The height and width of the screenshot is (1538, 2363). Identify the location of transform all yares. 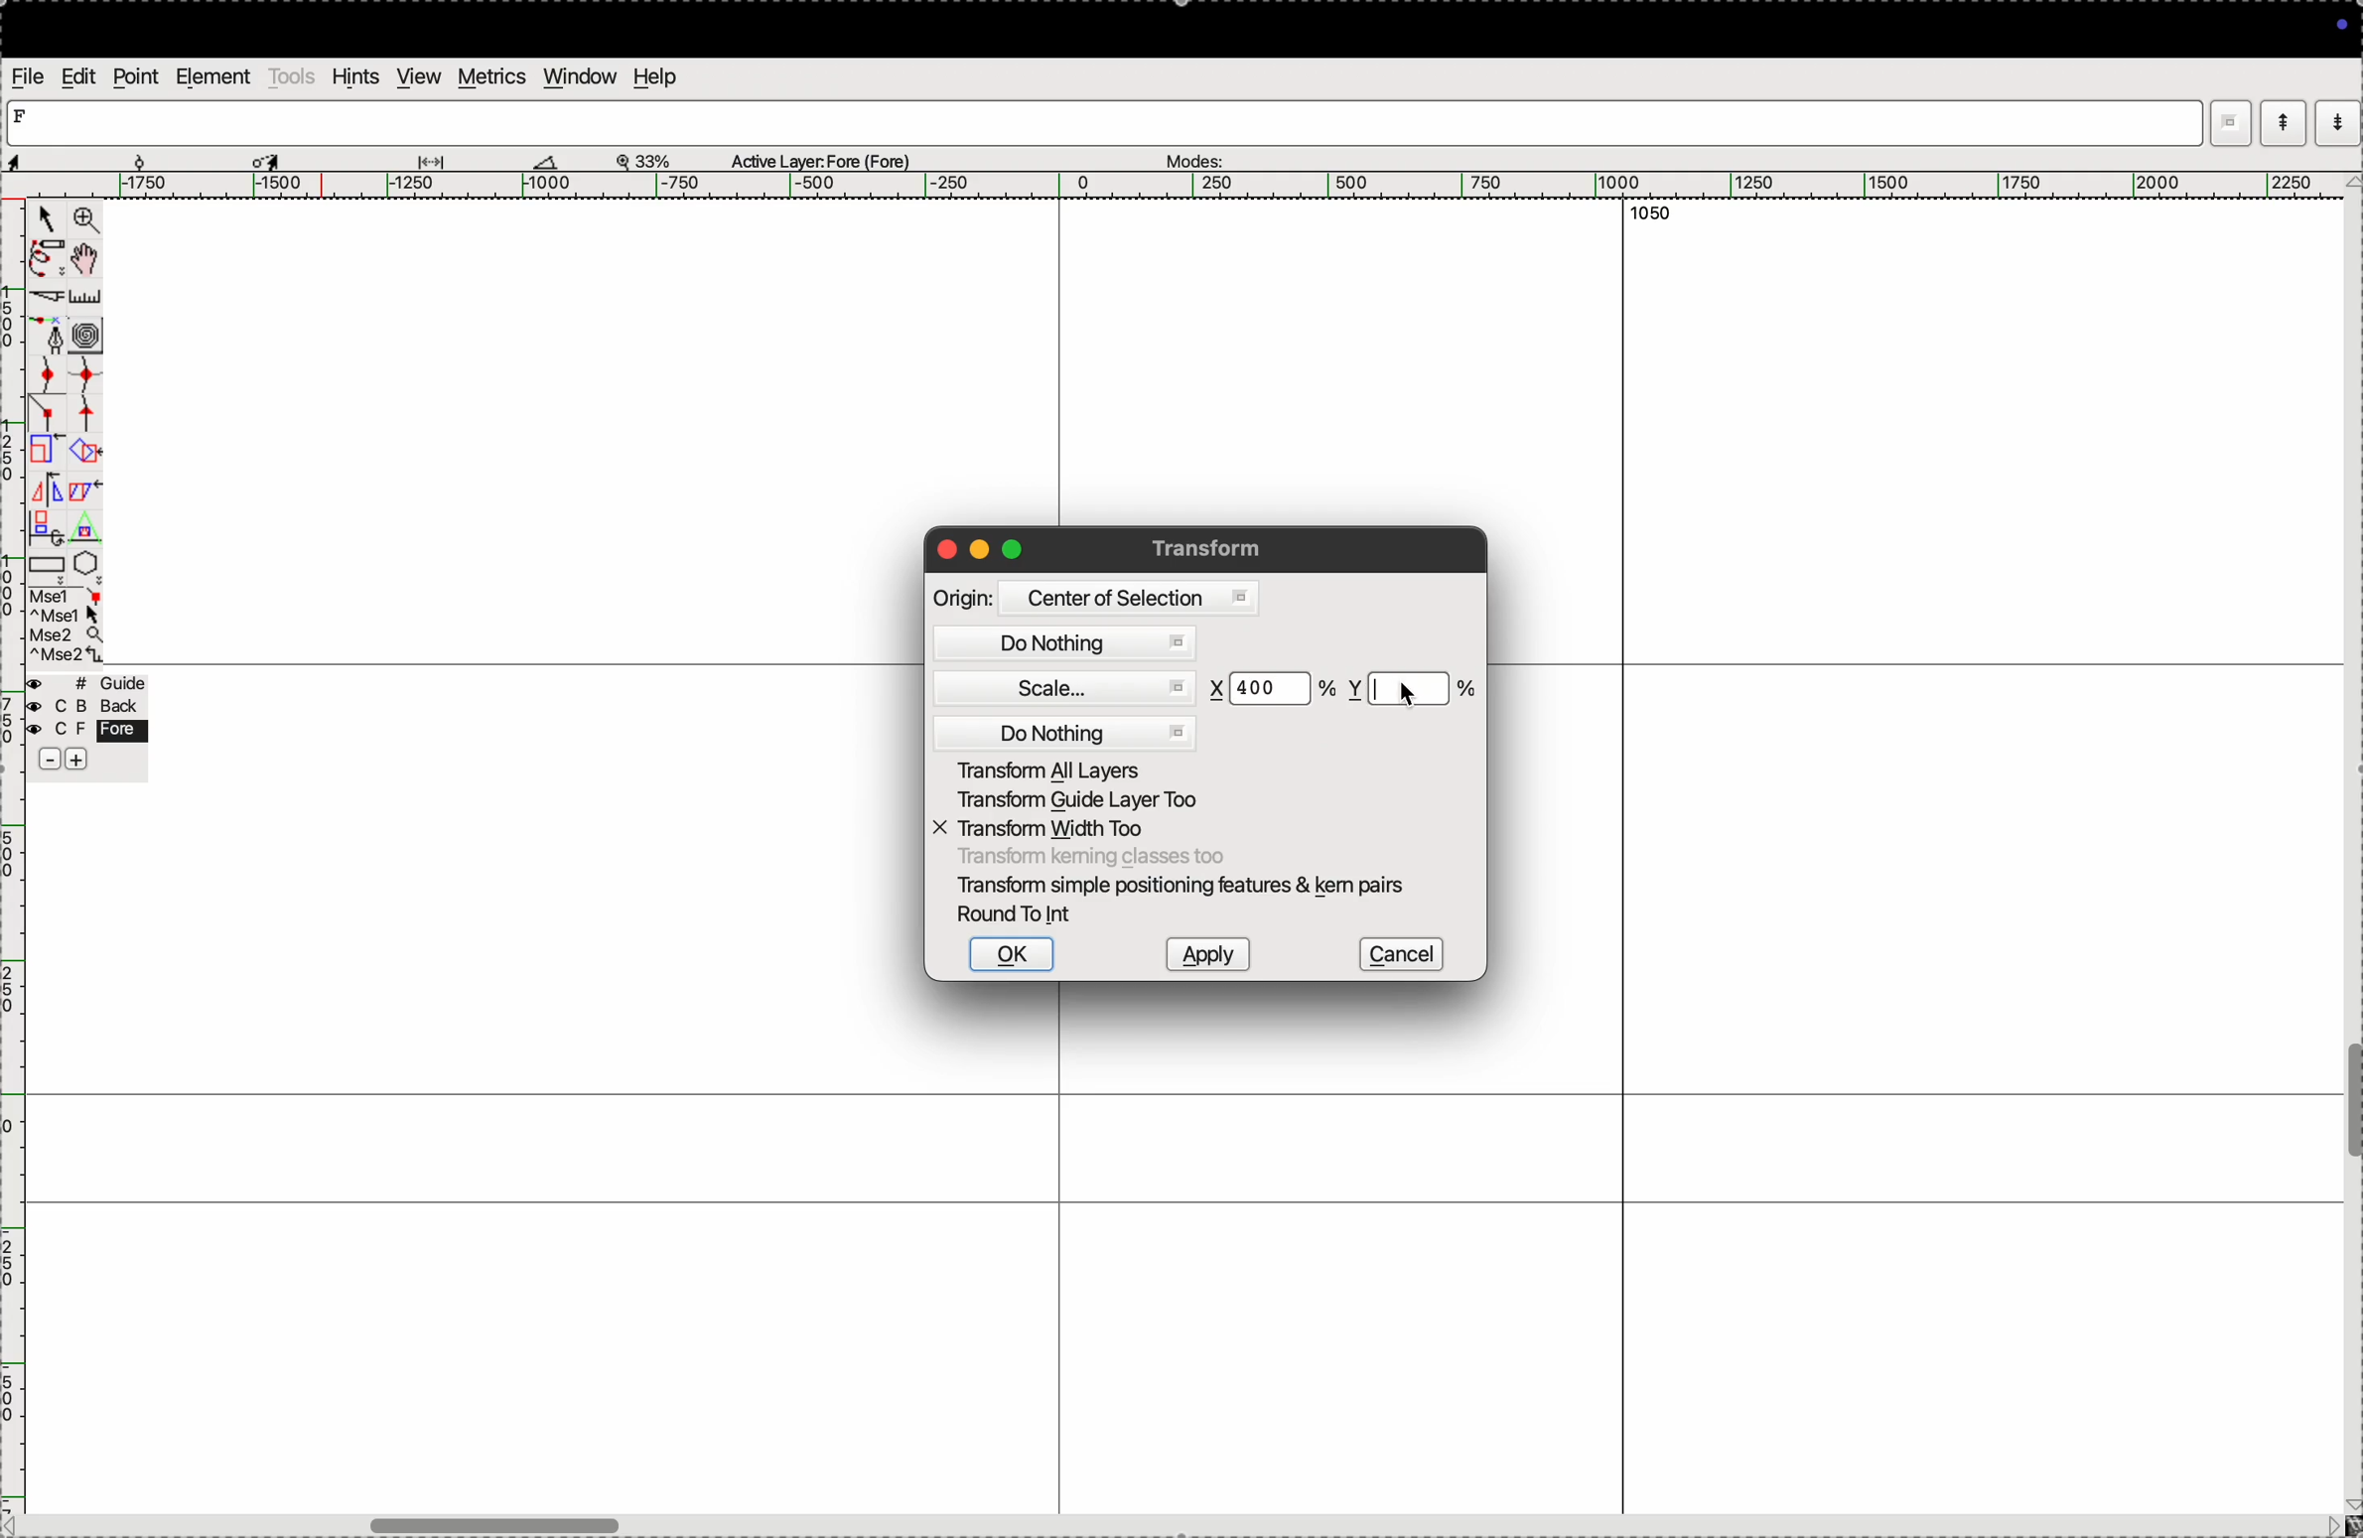
(1074, 769).